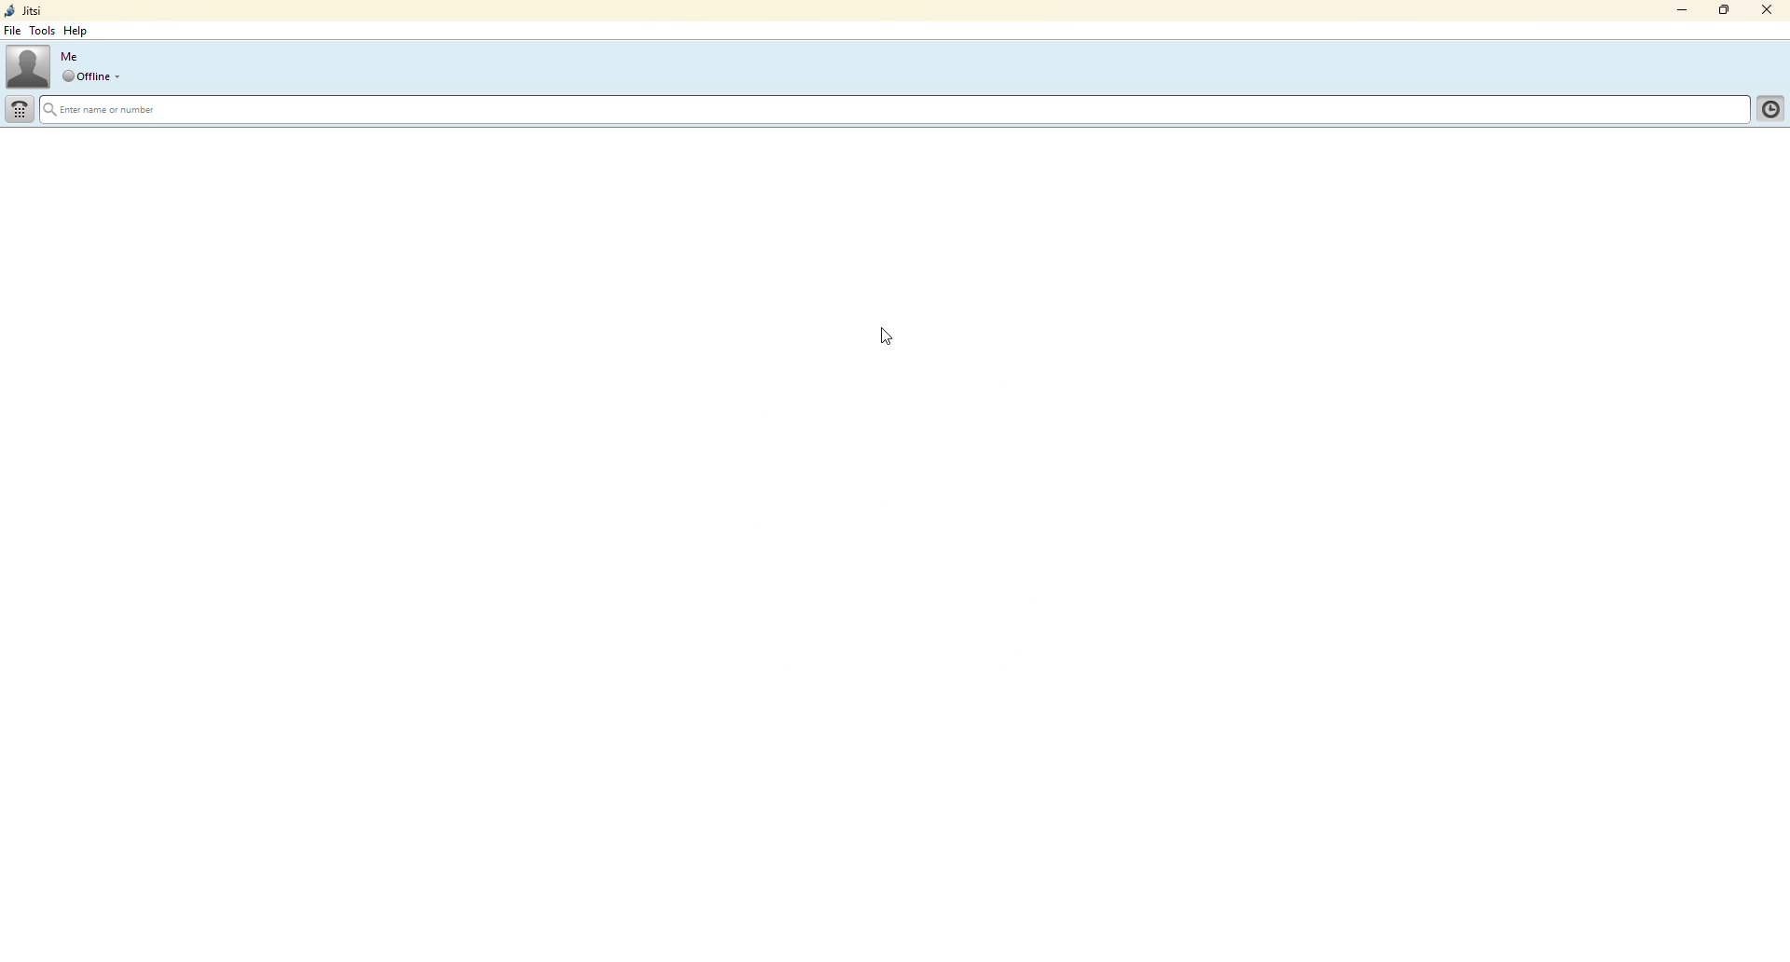 Image resolution: width=1790 pixels, height=962 pixels. I want to click on drop down, so click(122, 76).